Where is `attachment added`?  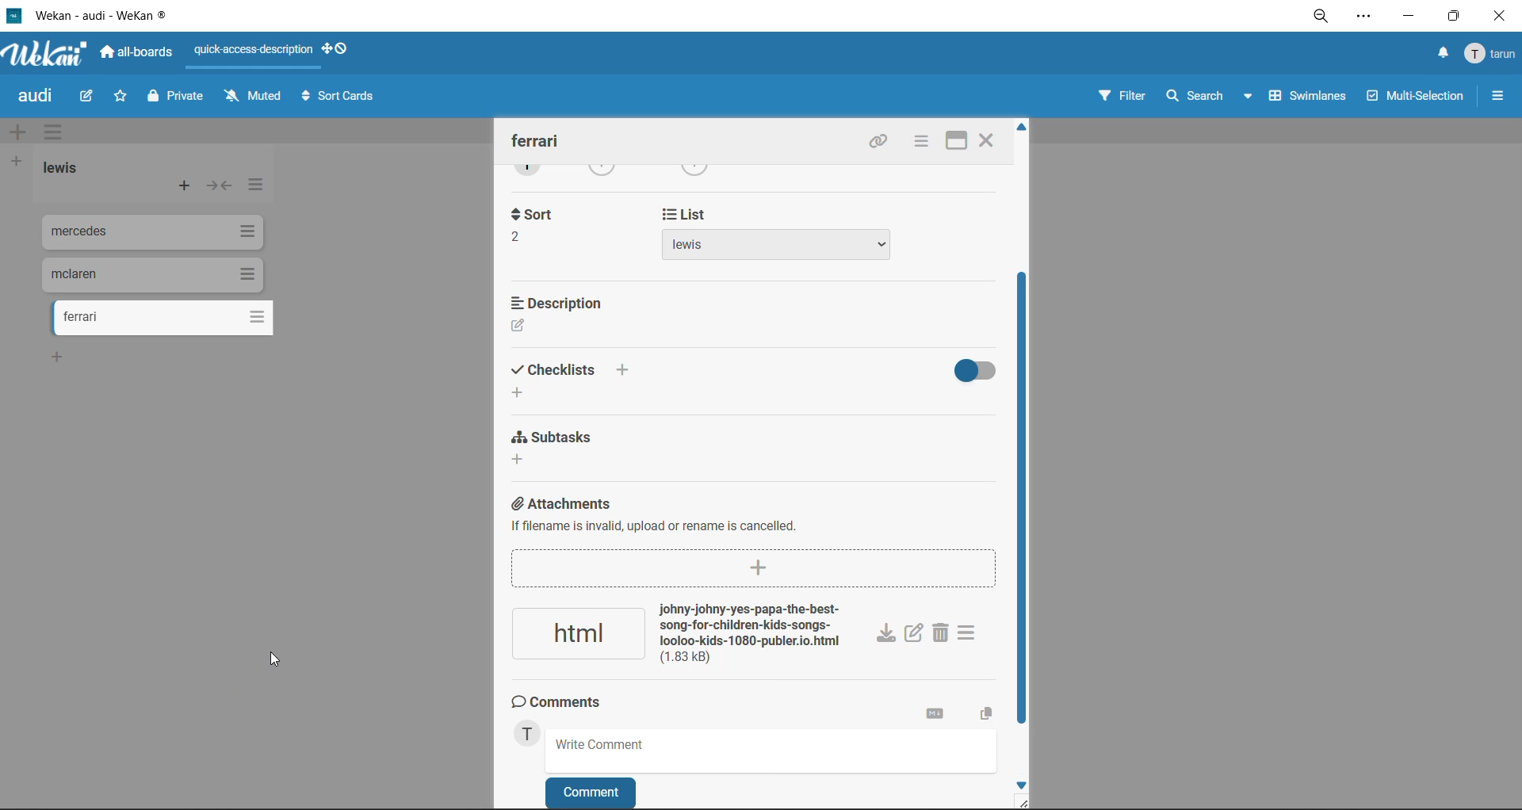
attachment added is located at coordinates (686, 636).